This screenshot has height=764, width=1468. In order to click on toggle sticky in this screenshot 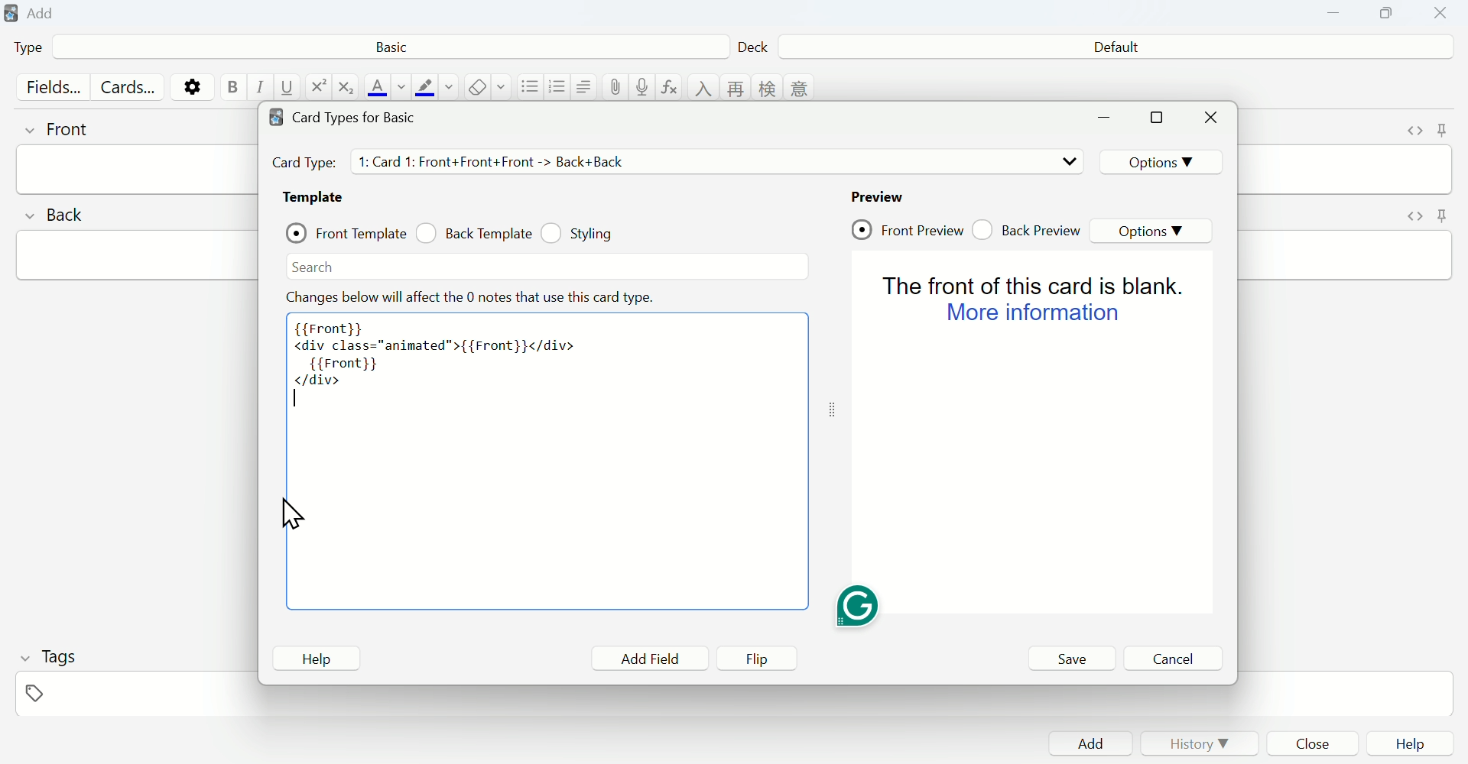, I will do `click(1442, 215)`.